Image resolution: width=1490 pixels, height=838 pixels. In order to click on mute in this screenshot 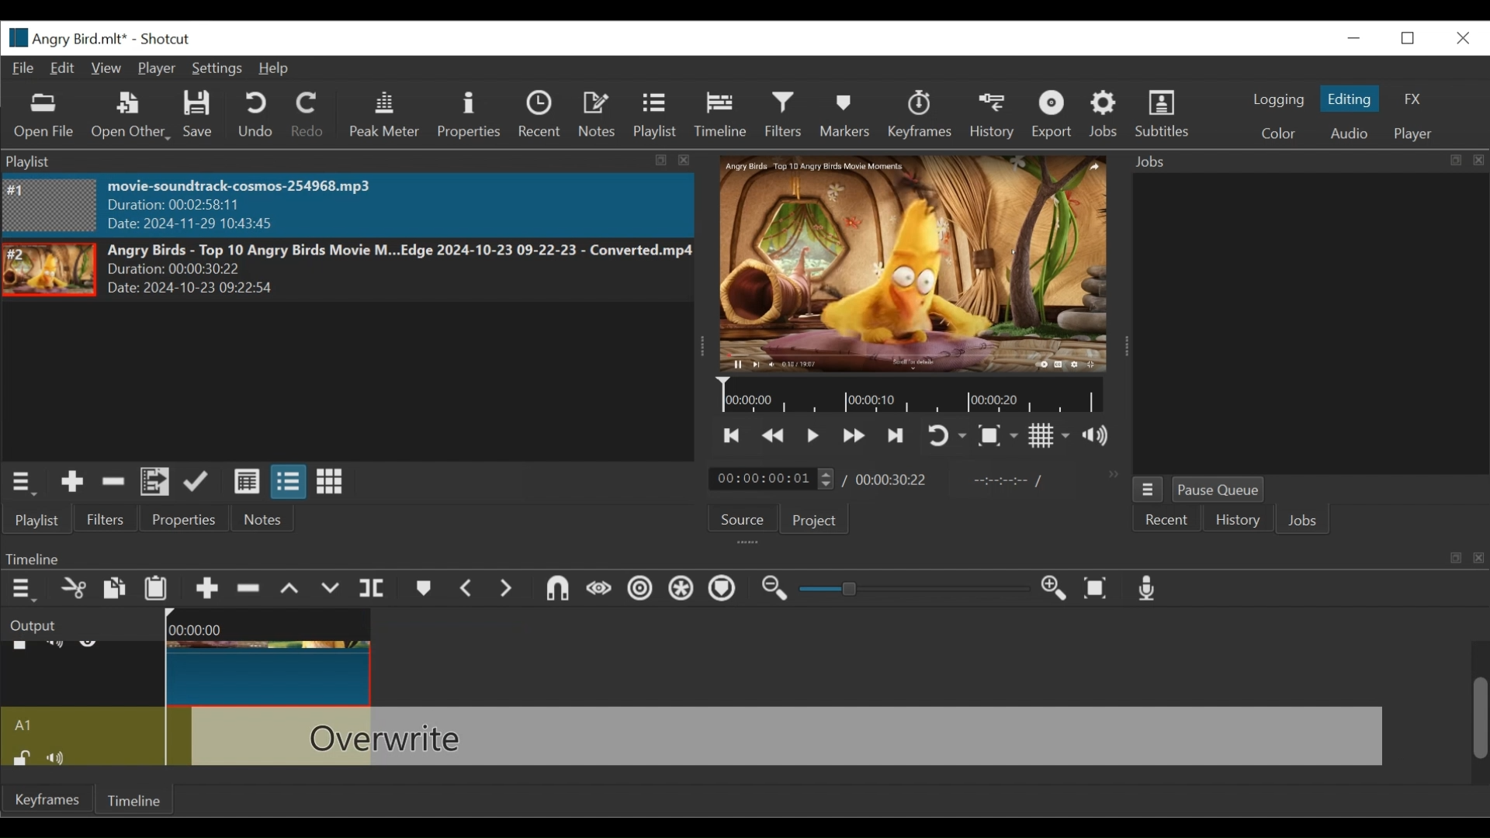, I will do `click(61, 757)`.